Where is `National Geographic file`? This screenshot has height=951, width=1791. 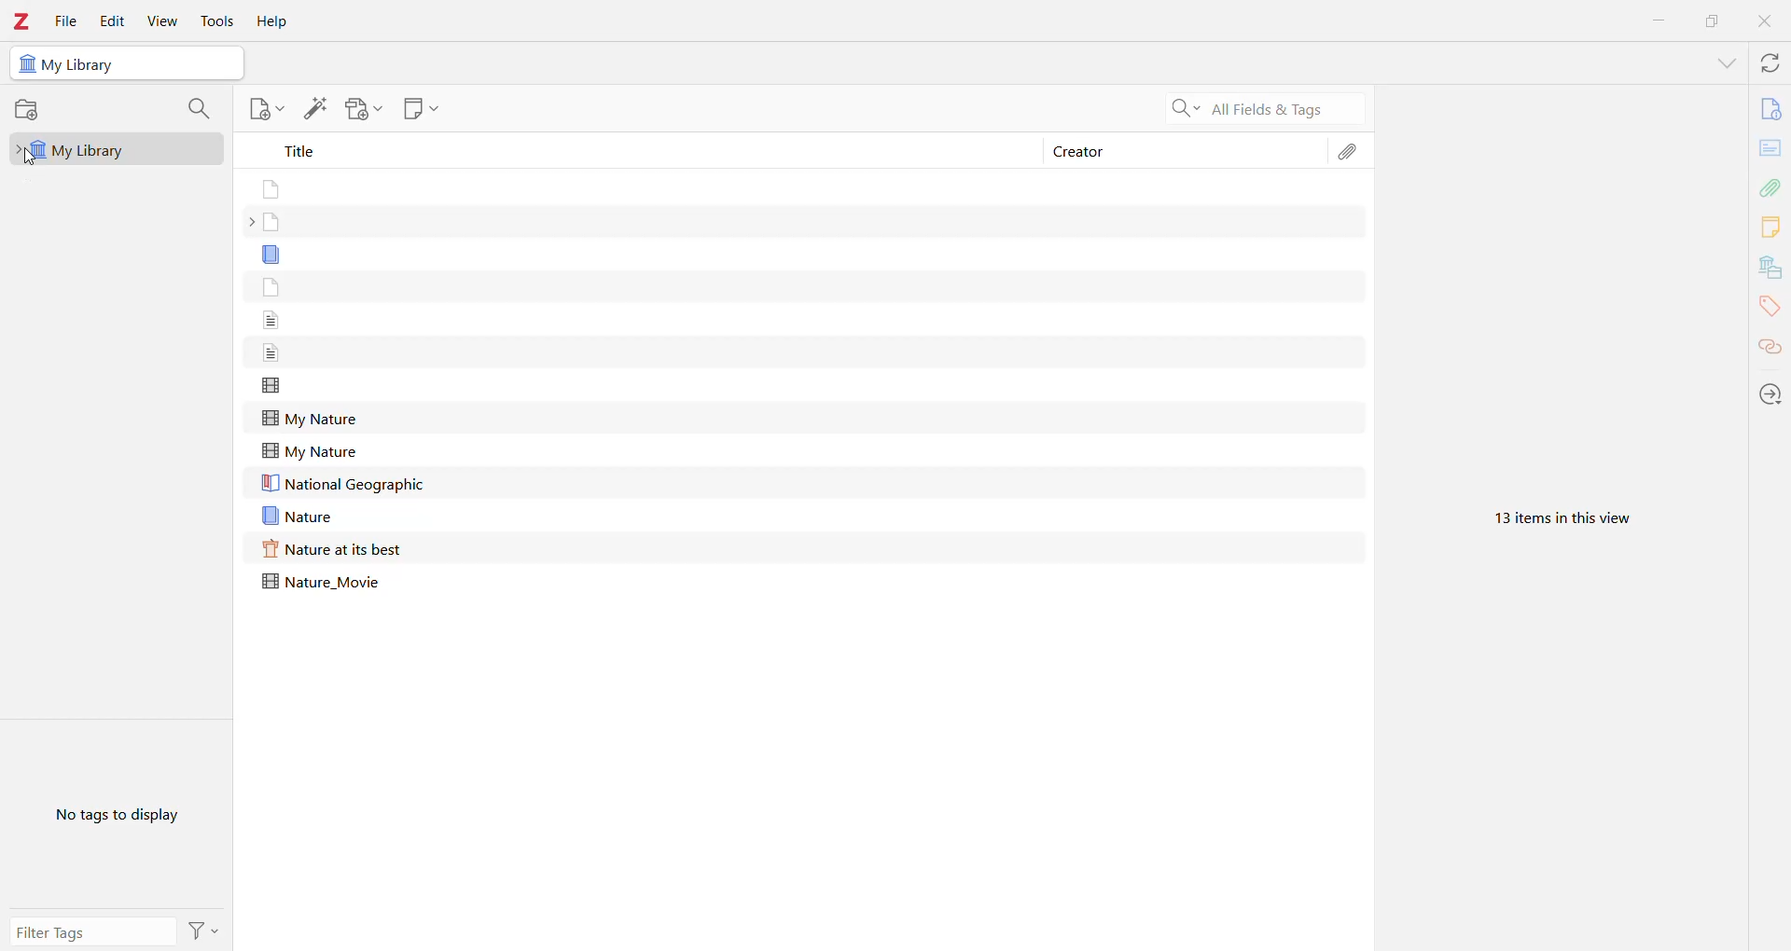 National Geographic file is located at coordinates (346, 484).